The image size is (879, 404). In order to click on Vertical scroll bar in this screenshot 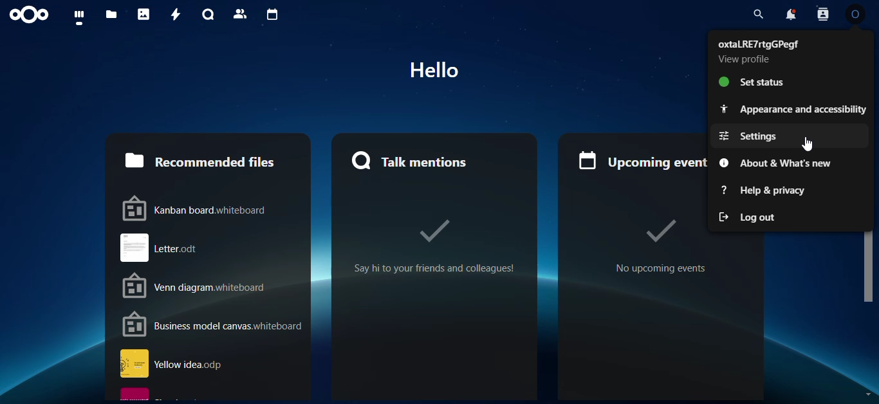, I will do `click(869, 267)`.